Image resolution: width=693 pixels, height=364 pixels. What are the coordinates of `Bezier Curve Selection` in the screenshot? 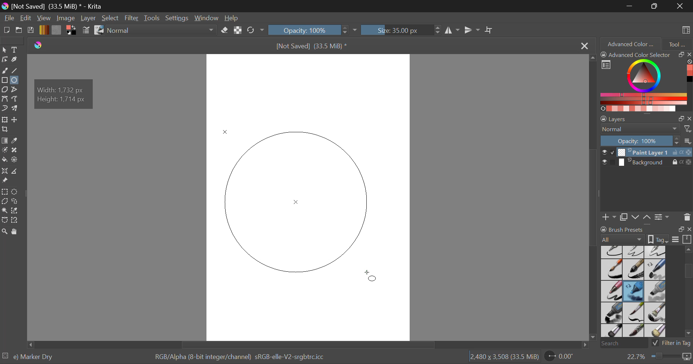 It's located at (4, 220).